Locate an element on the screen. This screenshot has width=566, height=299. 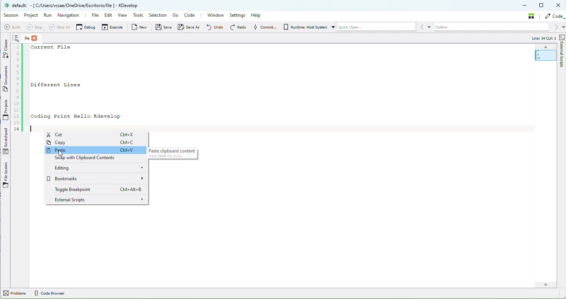
Save is located at coordinates (164, 28).